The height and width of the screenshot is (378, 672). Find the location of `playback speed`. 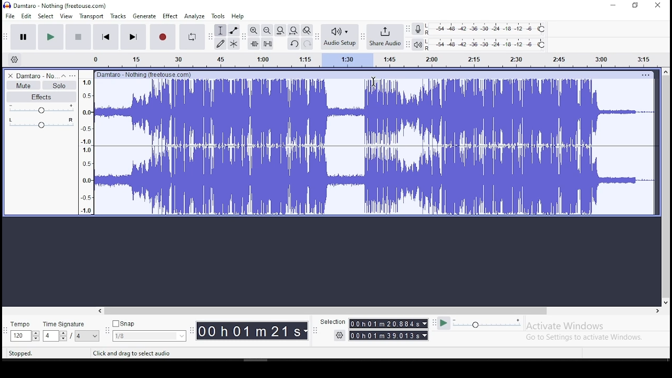

playback speed is located at coordinates (488, 323).